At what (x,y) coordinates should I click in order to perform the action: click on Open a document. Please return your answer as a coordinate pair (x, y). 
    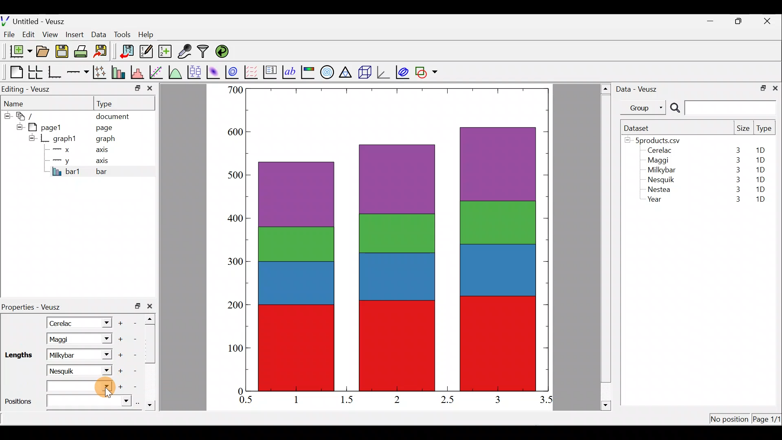
    Looking at the image, I should click on (44, 52).